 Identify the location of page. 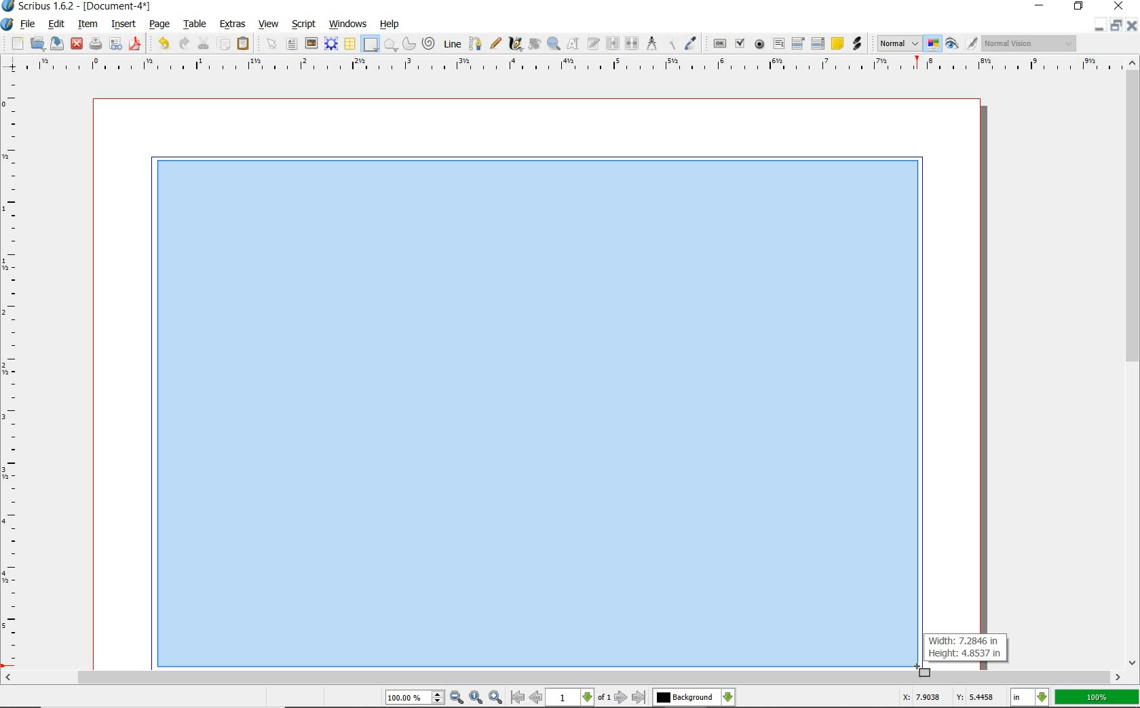
(161, 25).